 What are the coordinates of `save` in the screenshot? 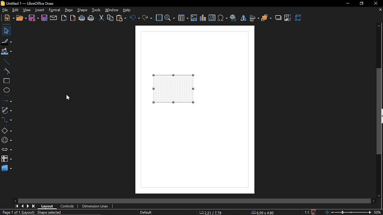 It's located at (34, 18).